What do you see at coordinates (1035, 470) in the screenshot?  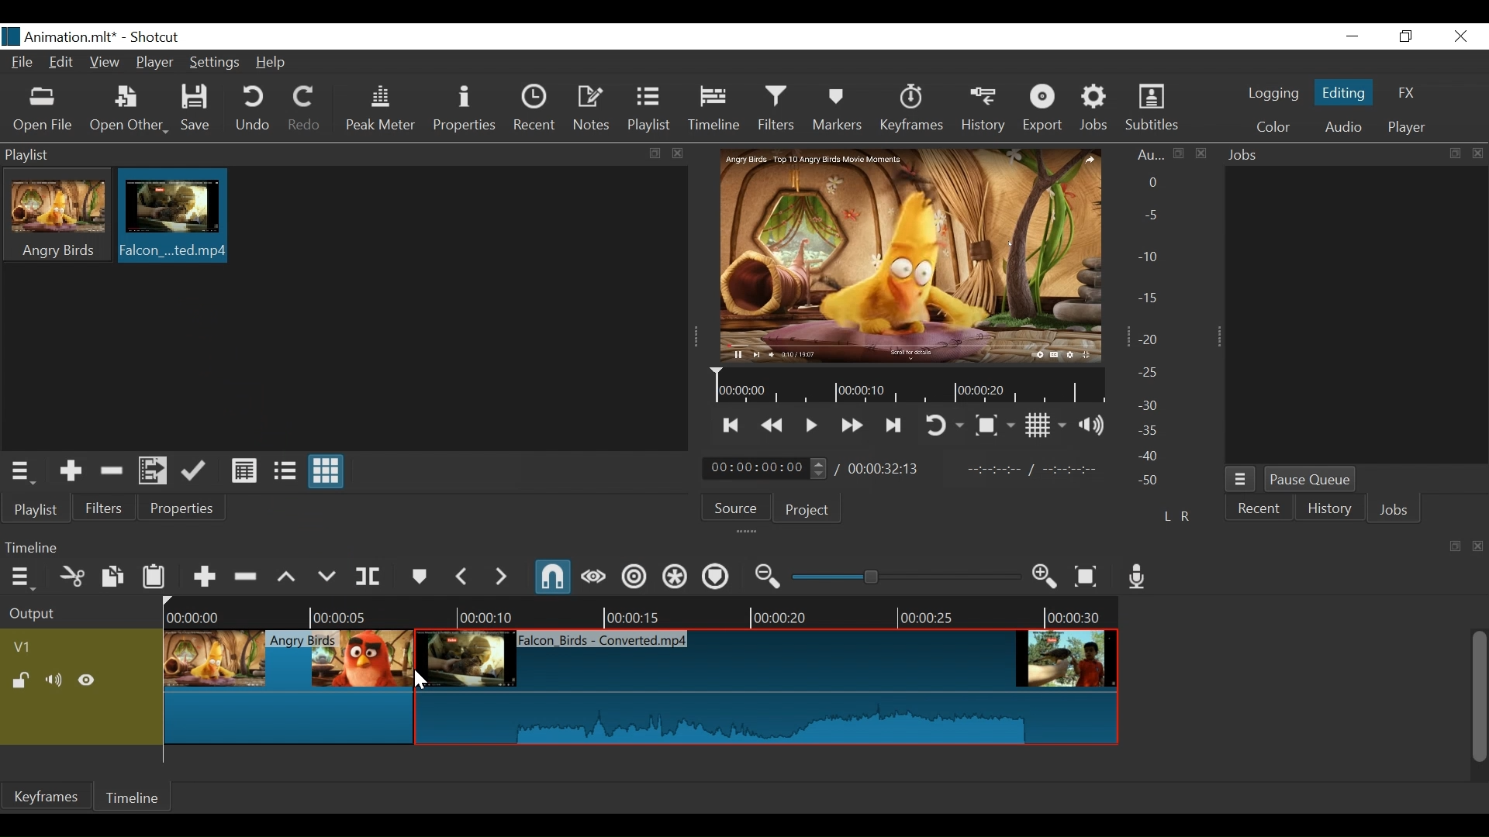 I see `In point` at bounding box center [1035, 470].